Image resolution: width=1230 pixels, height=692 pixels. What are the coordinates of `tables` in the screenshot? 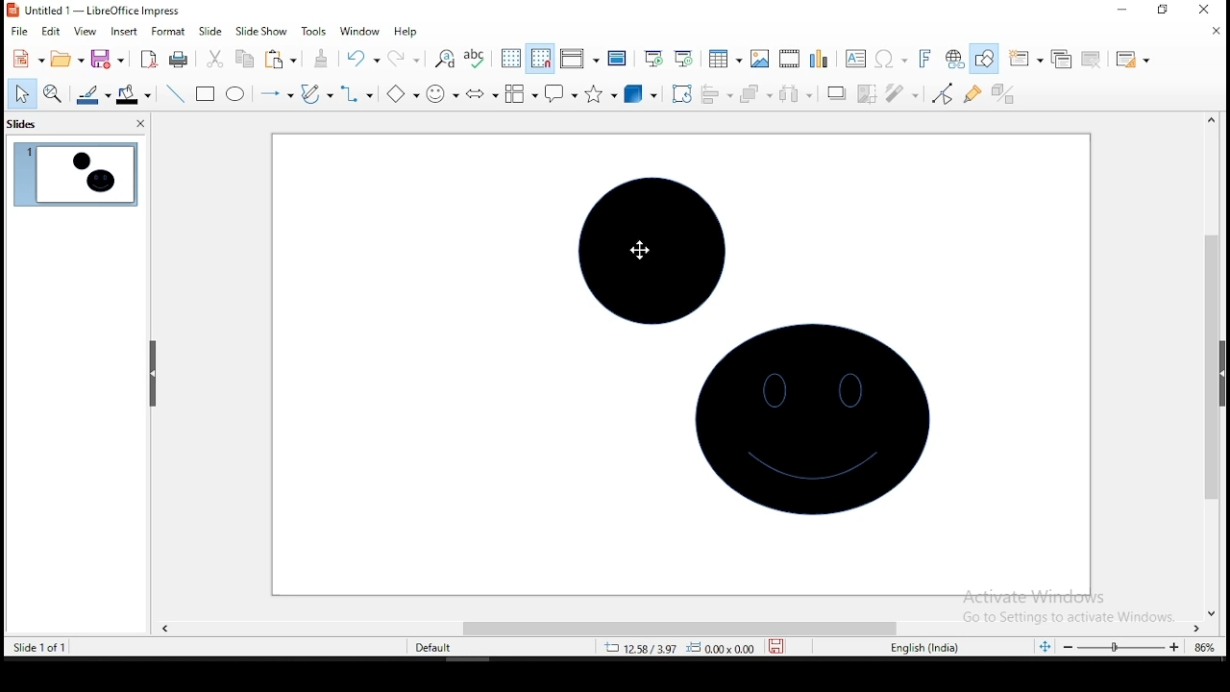 It's located at (725, 62).